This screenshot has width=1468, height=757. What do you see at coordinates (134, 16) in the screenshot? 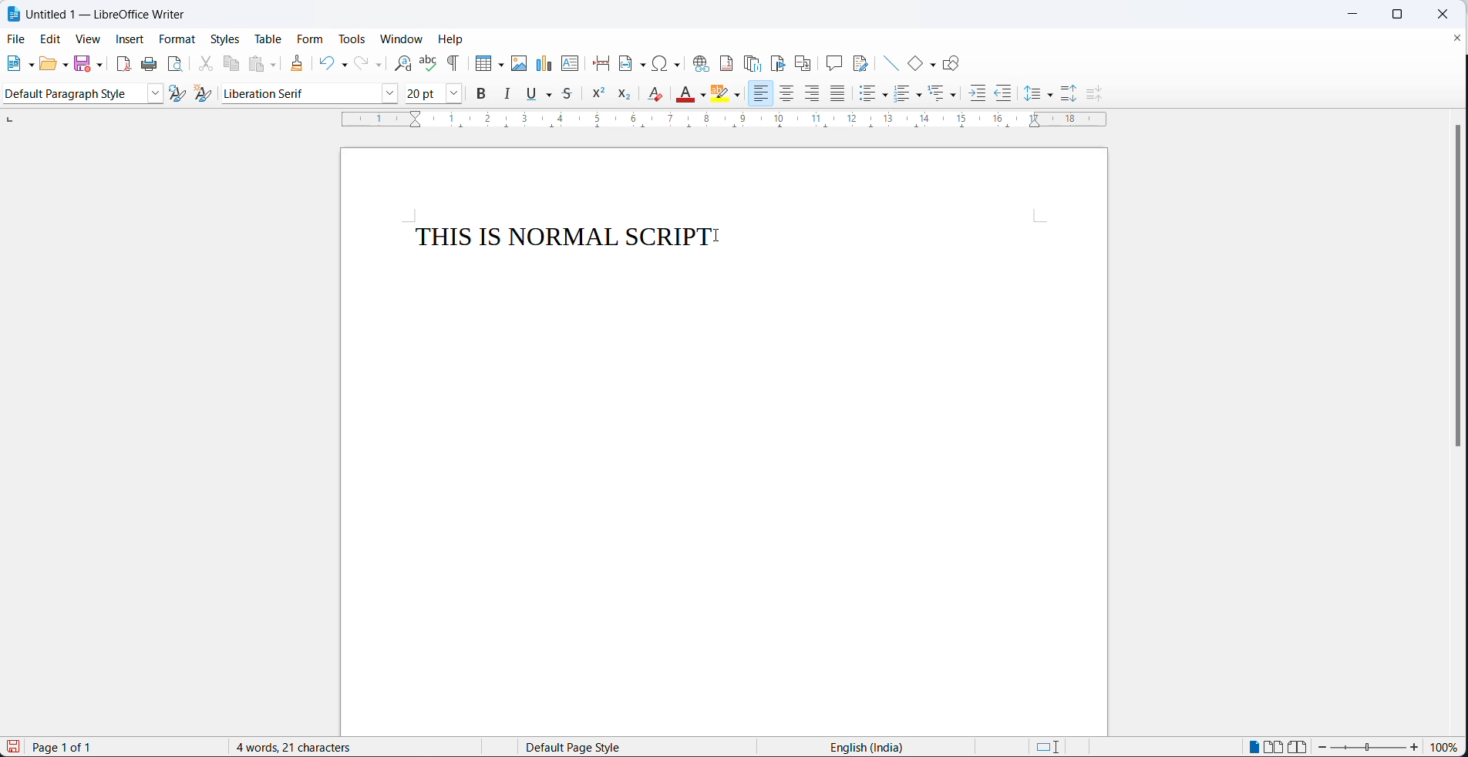
I see `untitied 1 — LibreOffice Writer` at bounding box center [134, 16].